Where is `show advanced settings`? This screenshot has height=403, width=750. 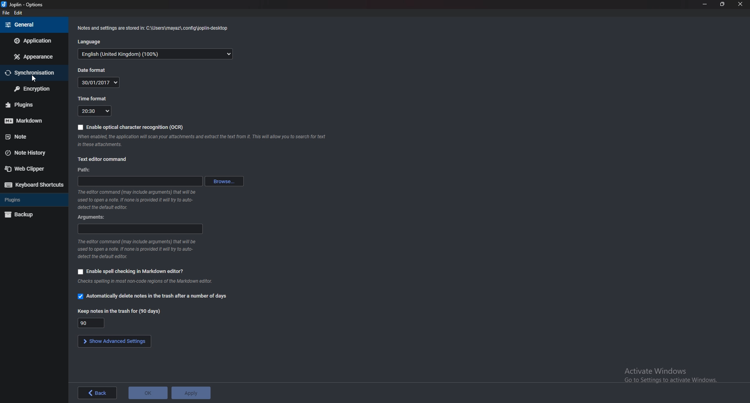
show advanced settings is located at coordinates (114, 342).